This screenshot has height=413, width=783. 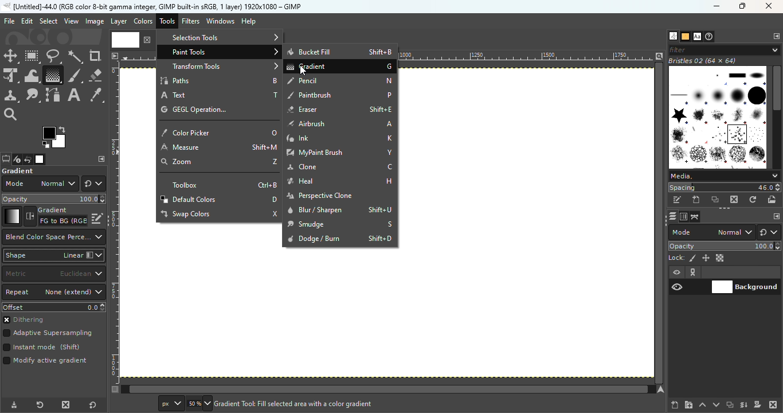 I want to click on Save tool preset, so click(x=13, y=406).